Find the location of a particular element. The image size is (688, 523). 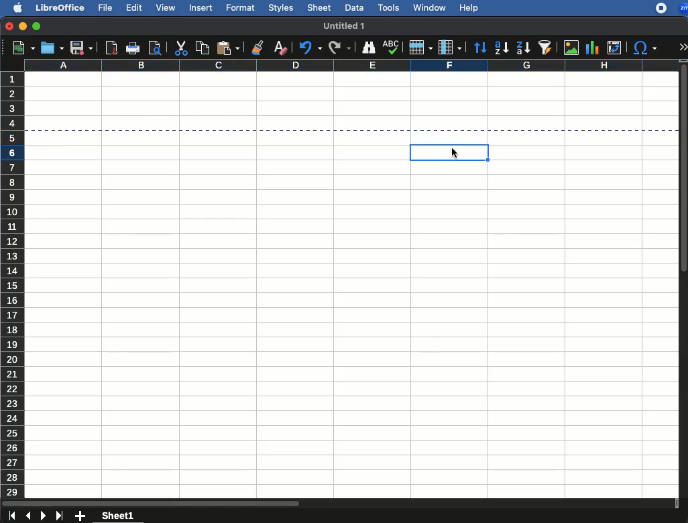

autofilter is located at coordinates (547, 48).